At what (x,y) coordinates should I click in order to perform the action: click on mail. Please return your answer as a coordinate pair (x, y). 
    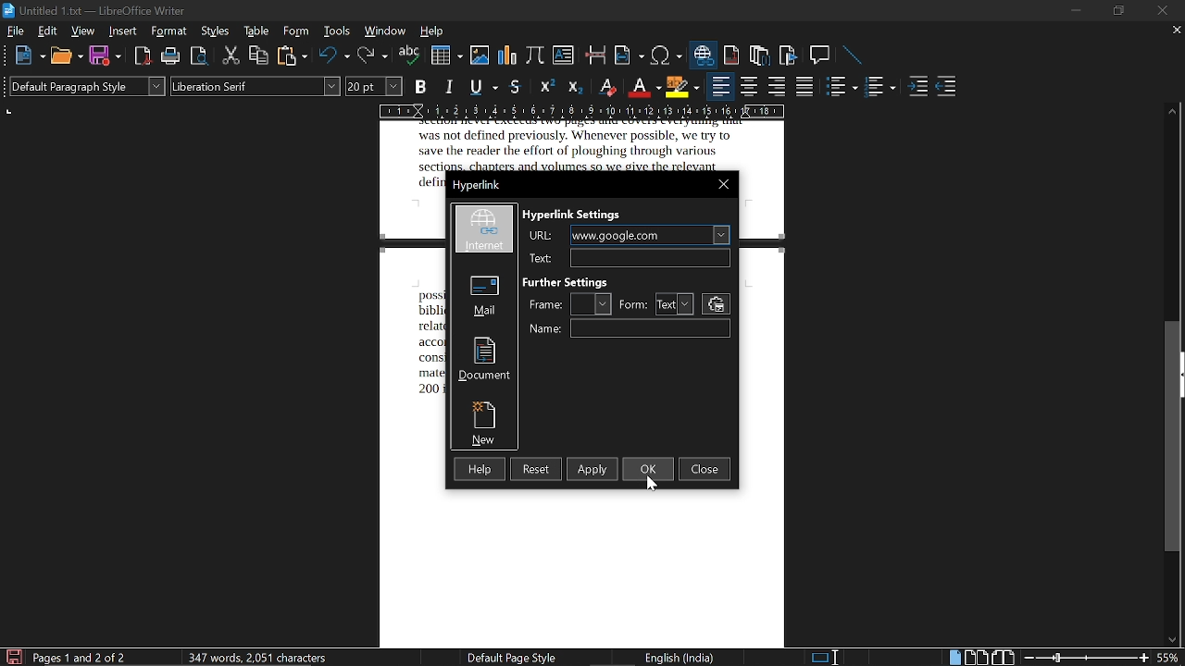
    Looking at the image, I should click on (483, 295).